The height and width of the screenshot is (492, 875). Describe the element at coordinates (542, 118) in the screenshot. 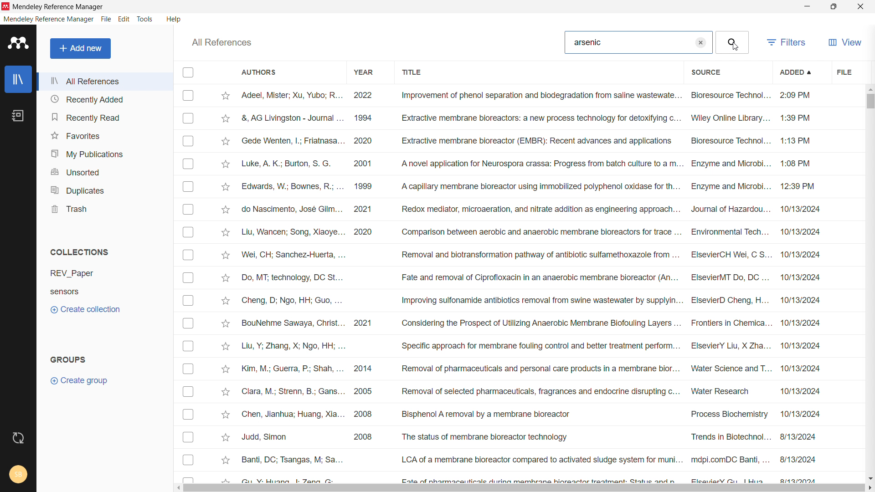

I see `&, AG Livingston - Journal ... 1994 Extractive membrane bioreactors: a new process technology for detoxifying c... Wiley Online Library... 1:39 PM` at that location.